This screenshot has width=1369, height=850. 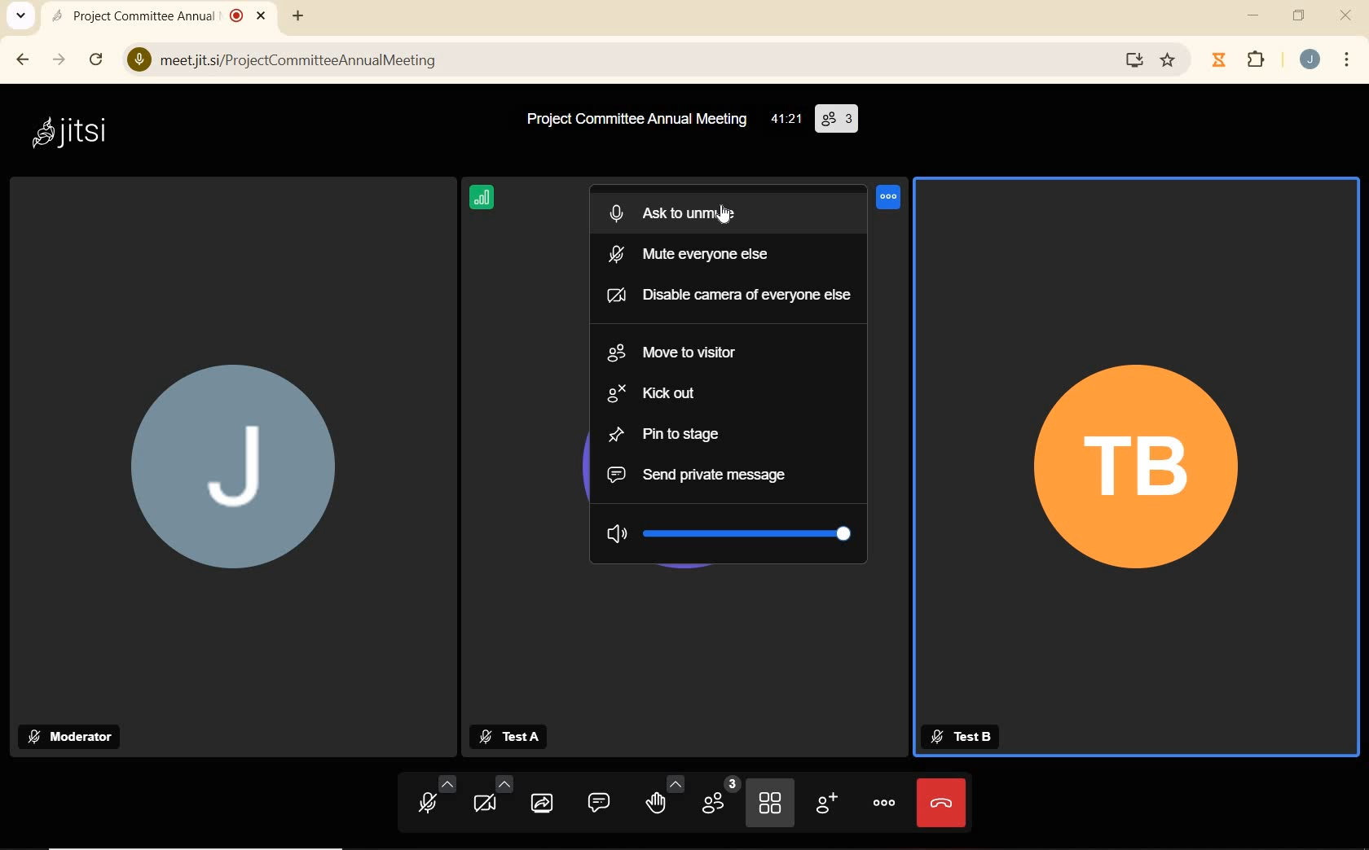 What do you see at coordinates (694, 251) in the screenshot?
I see `MUTE EVERYONE ELSE` at bounding box center [694, 251].